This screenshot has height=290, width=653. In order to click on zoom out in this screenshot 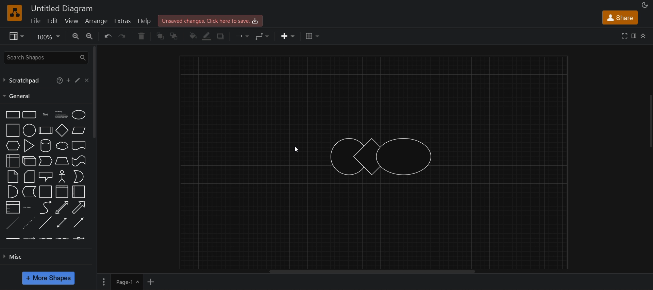, I will do `click(89, 35)`.